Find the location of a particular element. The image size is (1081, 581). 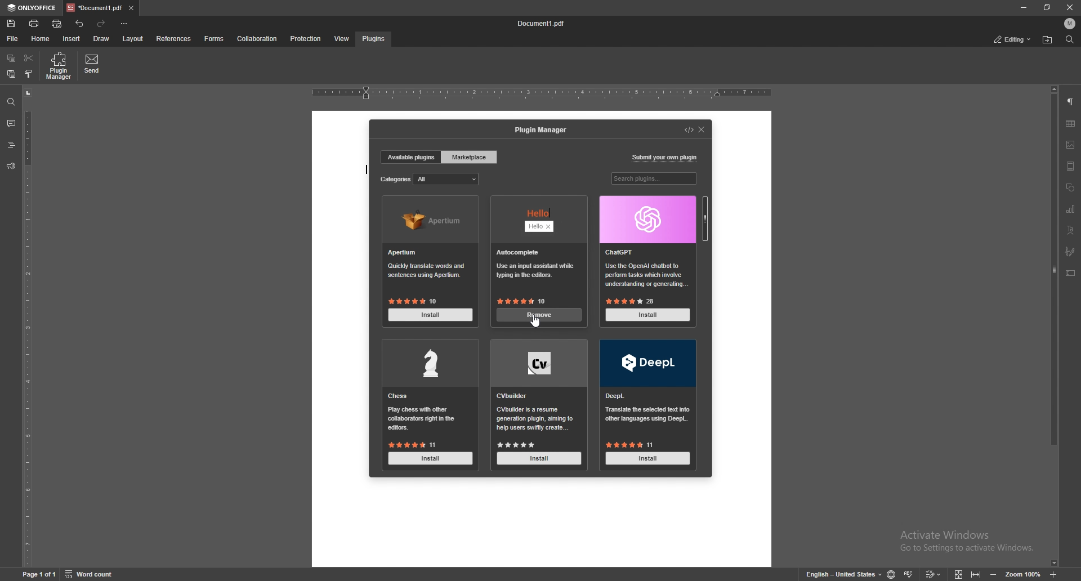

close tab is located at coordinates (132, 8).